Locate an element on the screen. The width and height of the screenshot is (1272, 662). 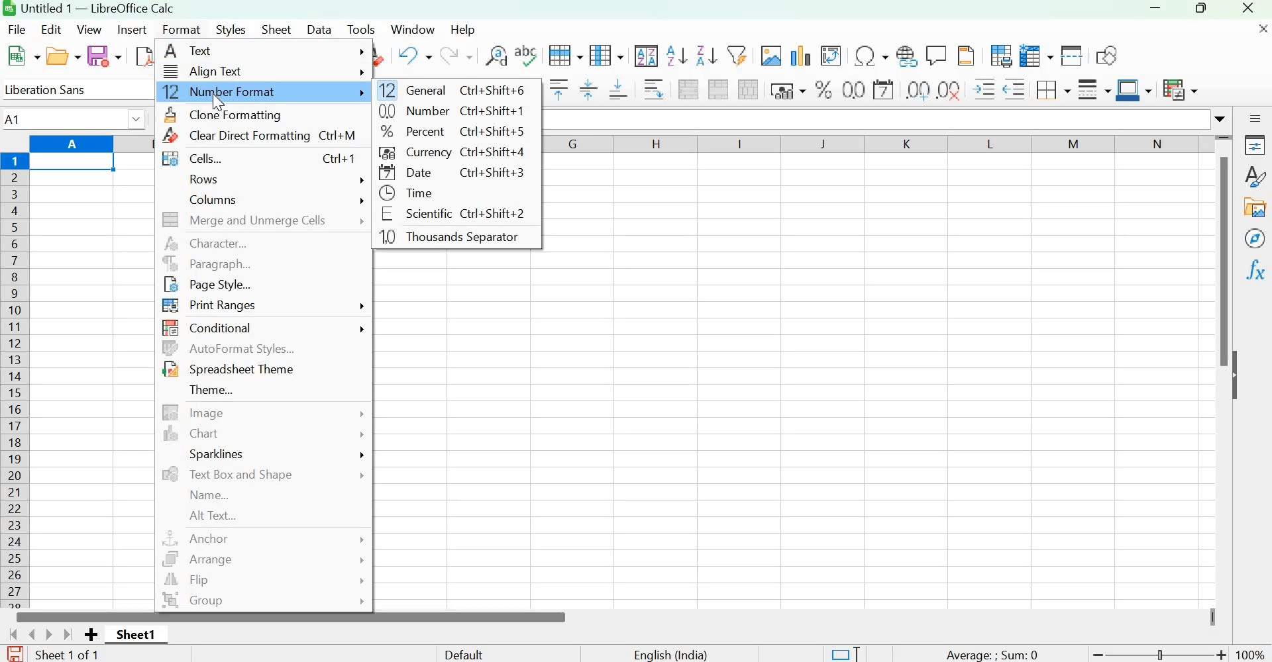
Expand formula bar is located at coordinates (1222, 118).